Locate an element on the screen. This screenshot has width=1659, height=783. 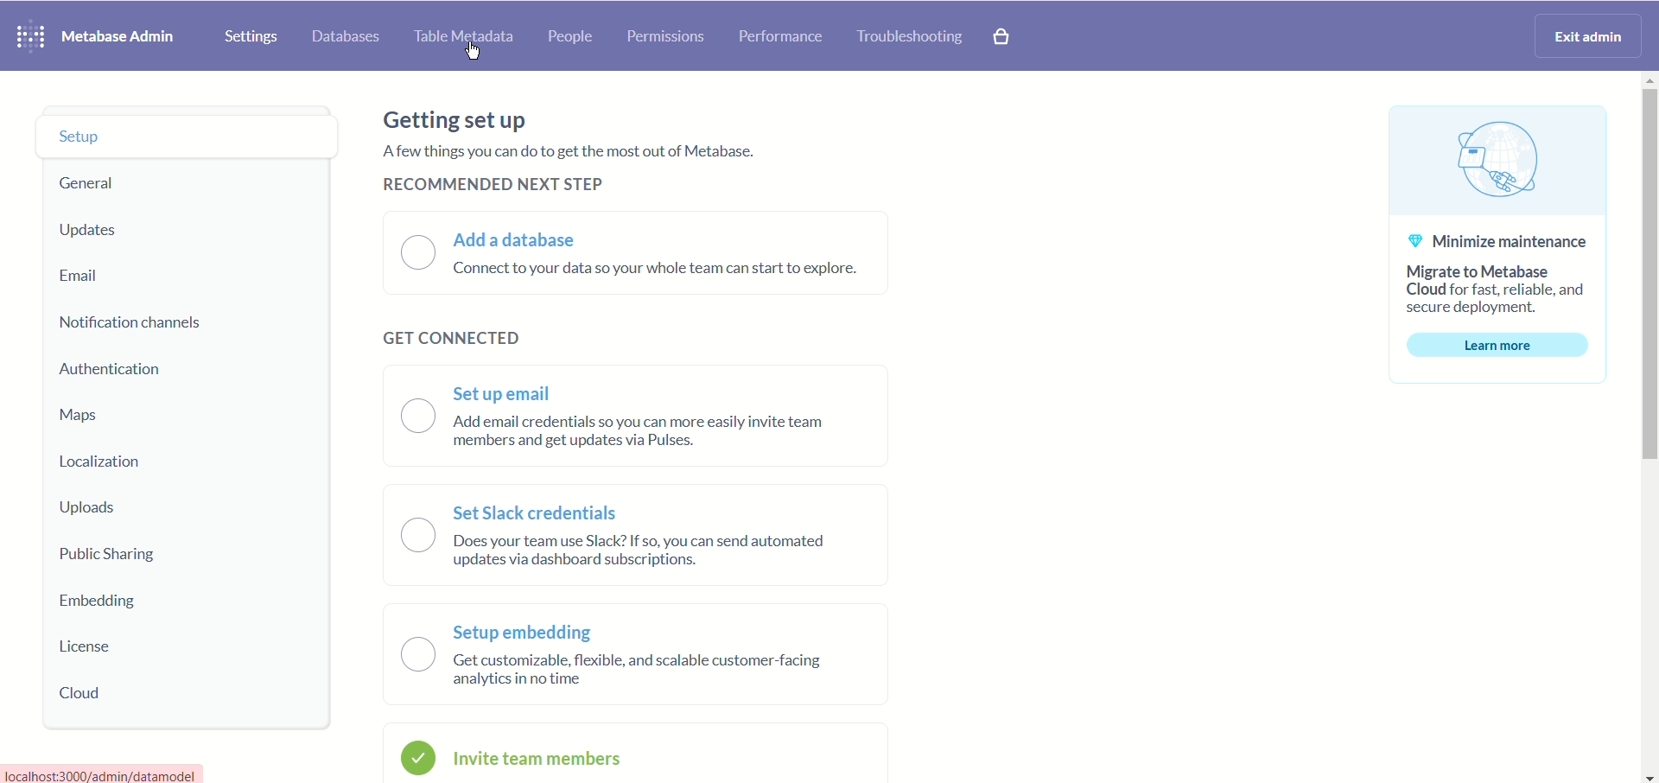
Metabase admin is located at coordinates (123, 34).